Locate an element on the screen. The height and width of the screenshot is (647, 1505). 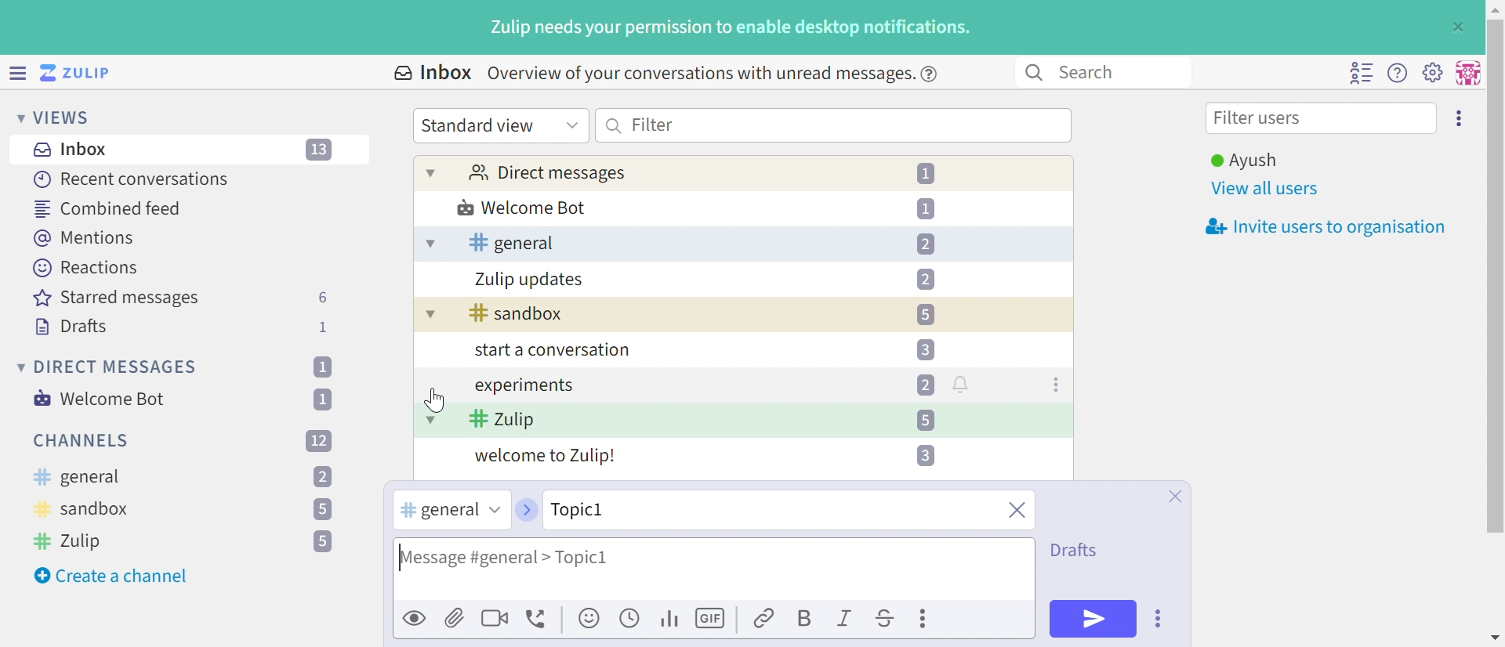
Send is located at coordinates (1093, 618).